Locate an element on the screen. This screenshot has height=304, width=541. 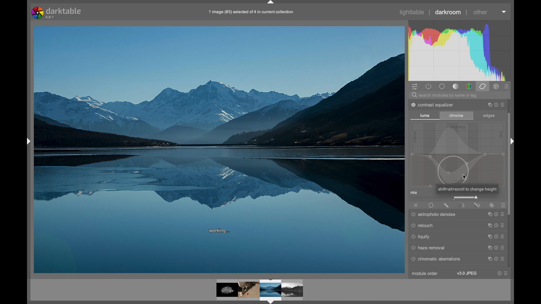
raw denoise is located at coordinates (427, 248).